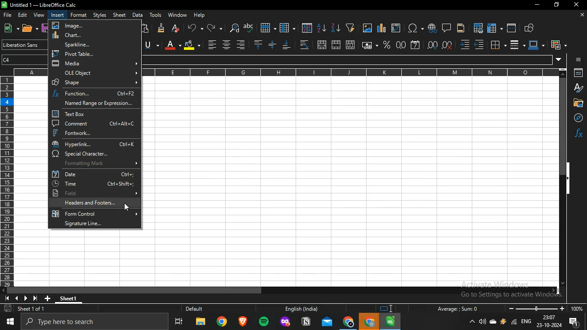 The width and height of the screenshot is (587, 330). Describe the element at coordinates (127, 207) in the screenshot. I see `cursor` at that location.